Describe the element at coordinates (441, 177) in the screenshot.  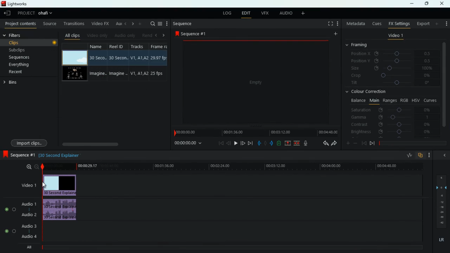
I see `6 (layer)` at that location.